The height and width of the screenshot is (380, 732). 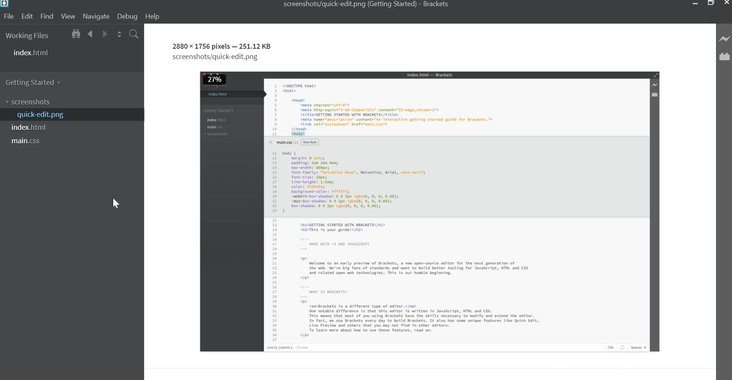 I want to click on Close, so click(x=726, y=3).